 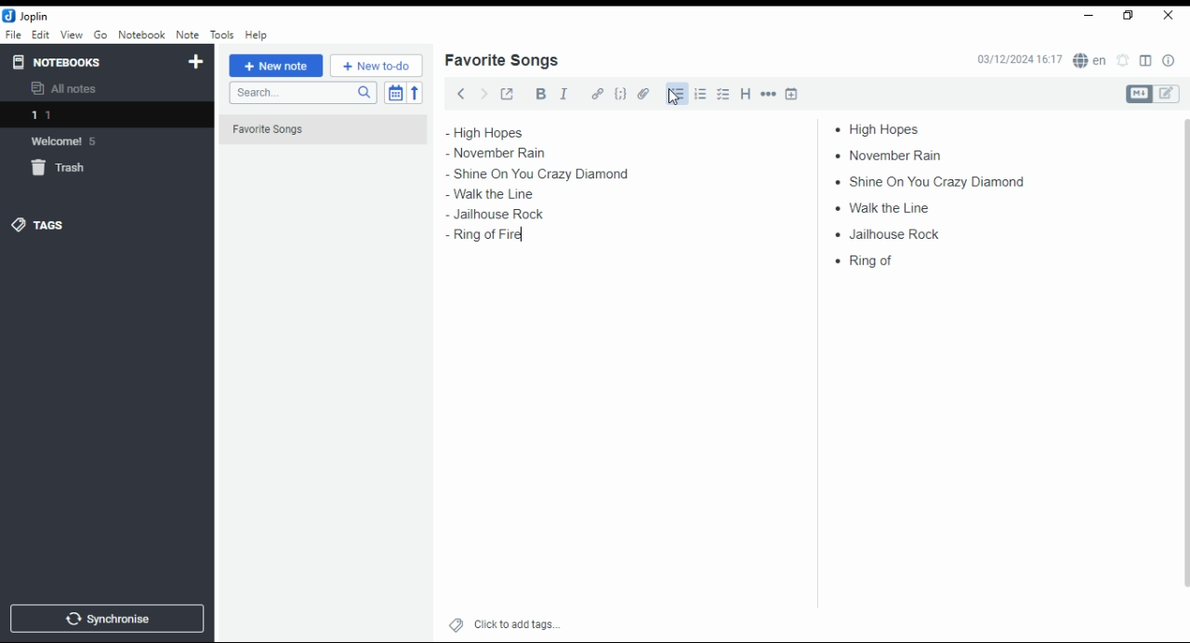 What do you see at coordinates (598, 93) in the screenshot?
I see `hyperlink` at bounding box center [598, 93].